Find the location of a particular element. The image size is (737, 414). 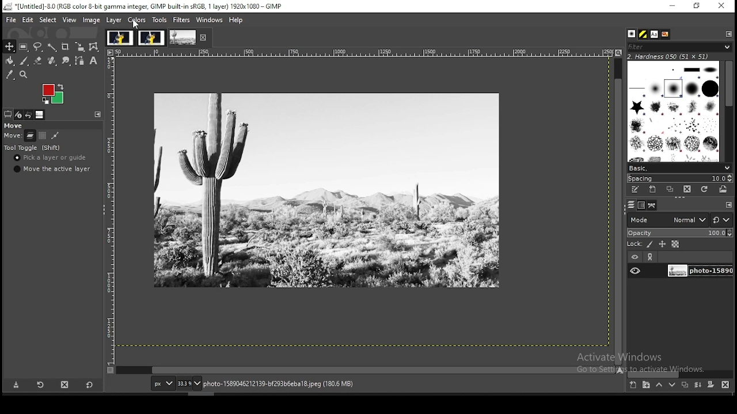

move the active layer is located at coordinates (54, 168).